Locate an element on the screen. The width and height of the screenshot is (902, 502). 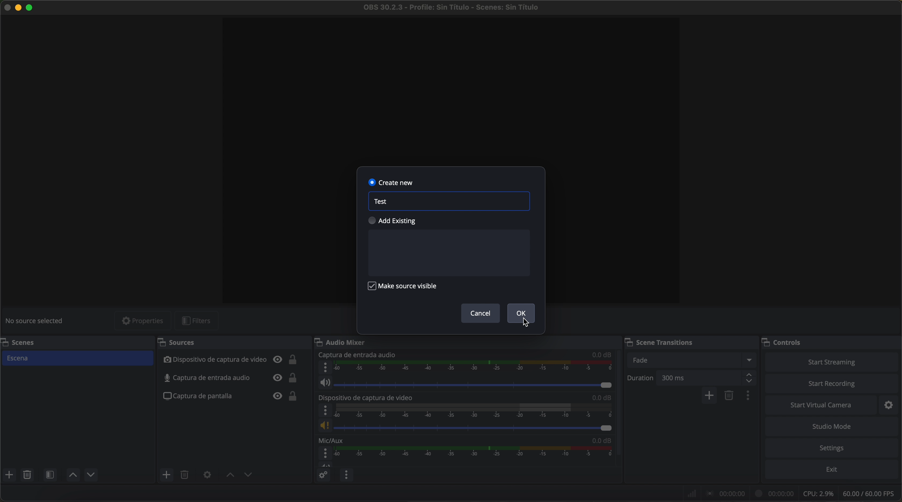
audio mixer menu is located at coordinates (346, 475).